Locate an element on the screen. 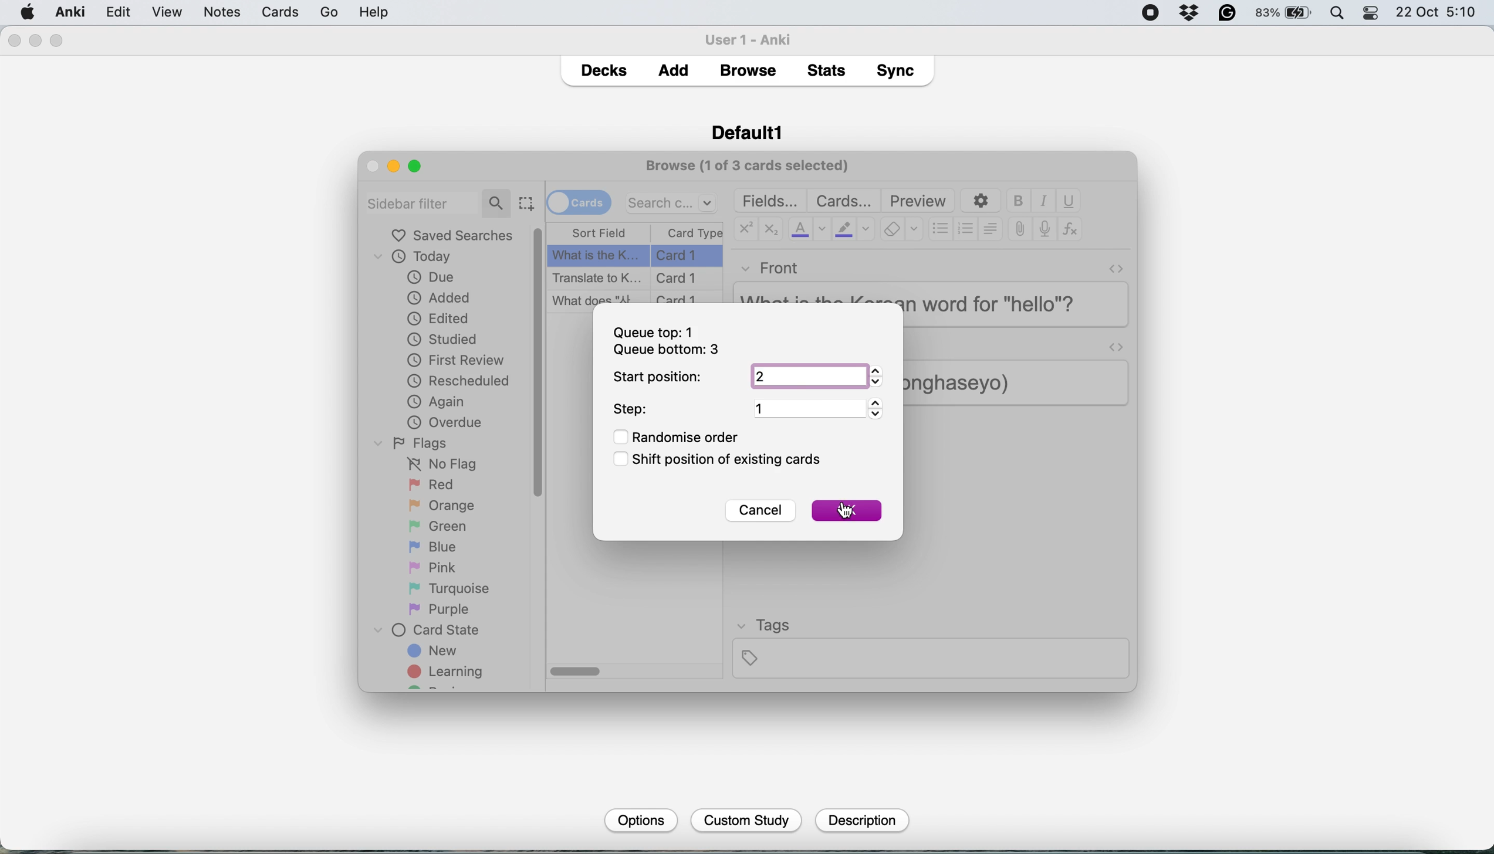  system logo is located at coordinates (28, 11).